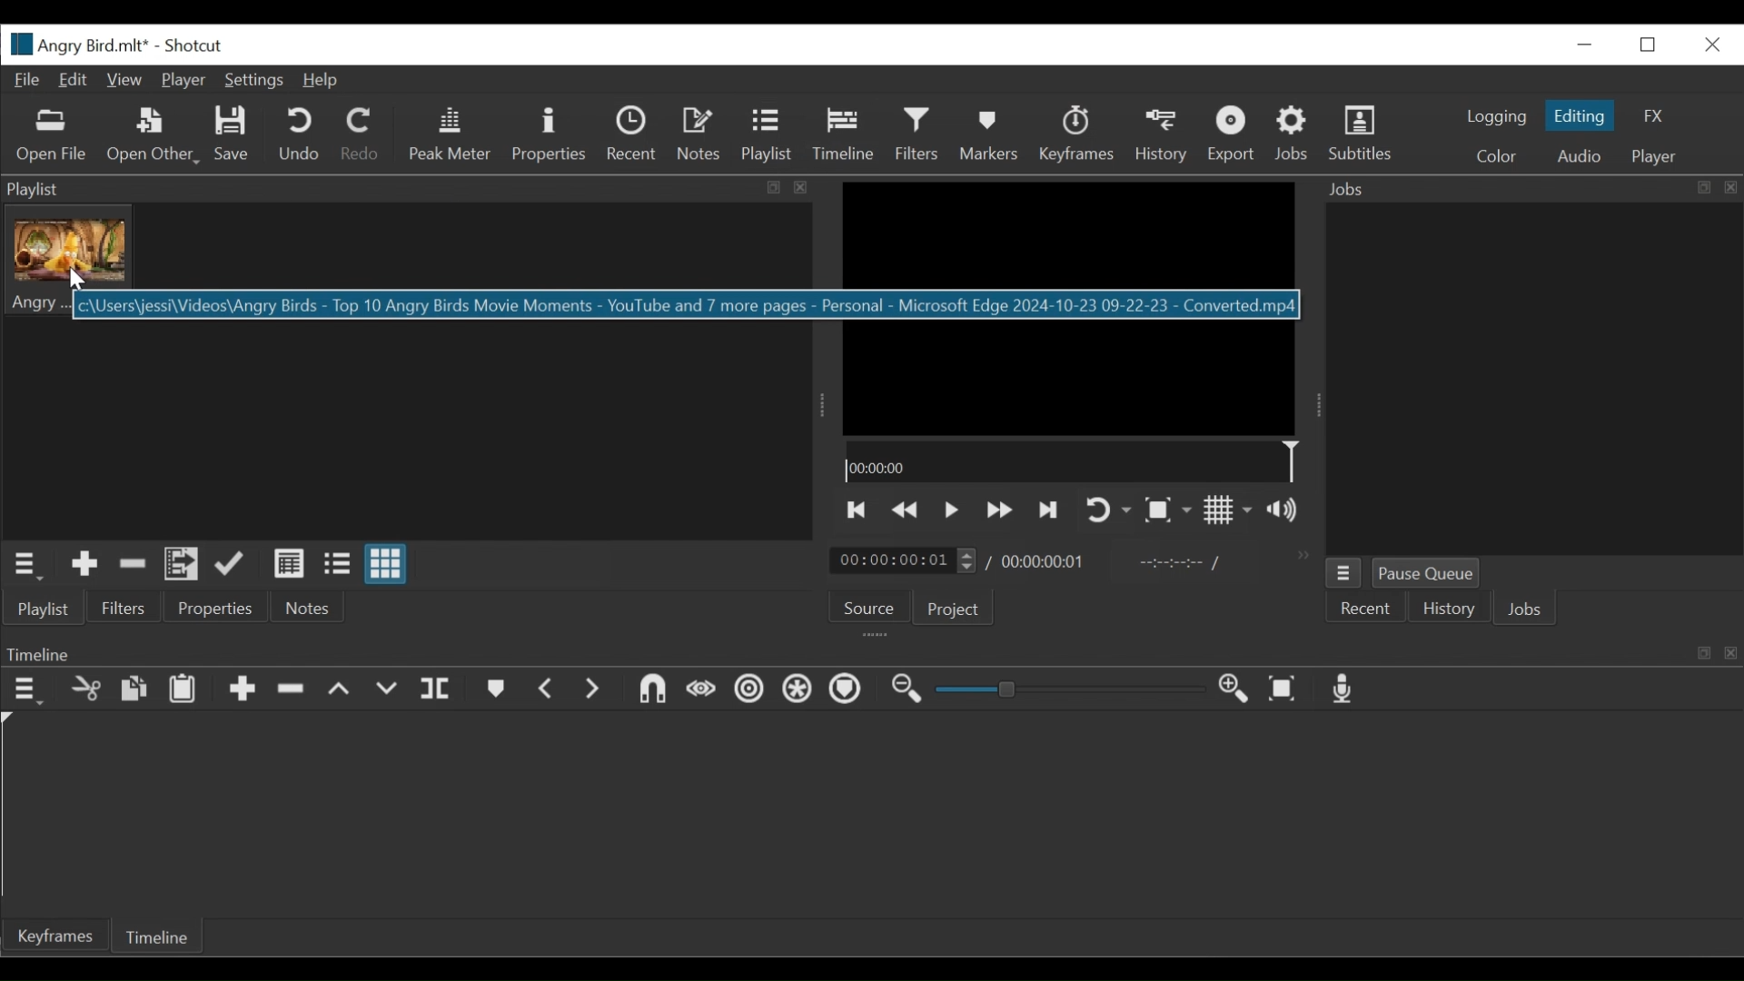 Image resolution: width=1744 pixels, height=981 pixels. What do you see at coordinates (1229, 510) in the screenshot?
I see `Toggle display grid on player` at bounding box center [1229, 510].